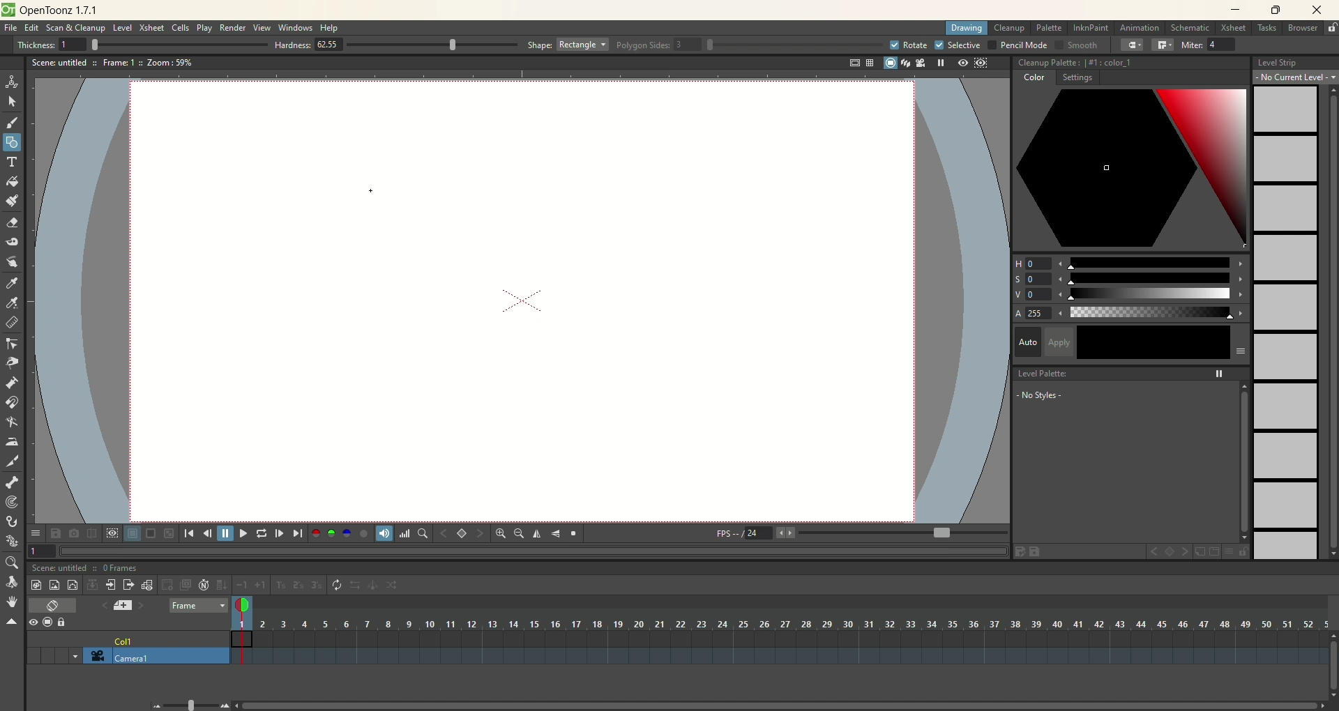 The width and height of the screenshot is (1339, 711). Describe the element at coordinates (11, 242) in the screenshot. I see `tape tool` at that location.